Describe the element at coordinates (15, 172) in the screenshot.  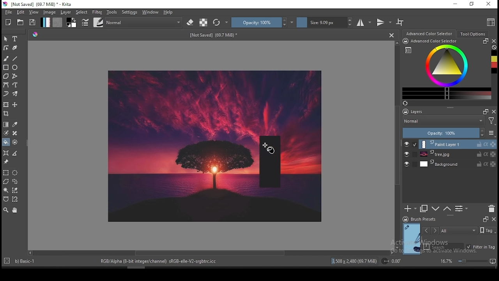
I see `elliptical selection tool` at that location.